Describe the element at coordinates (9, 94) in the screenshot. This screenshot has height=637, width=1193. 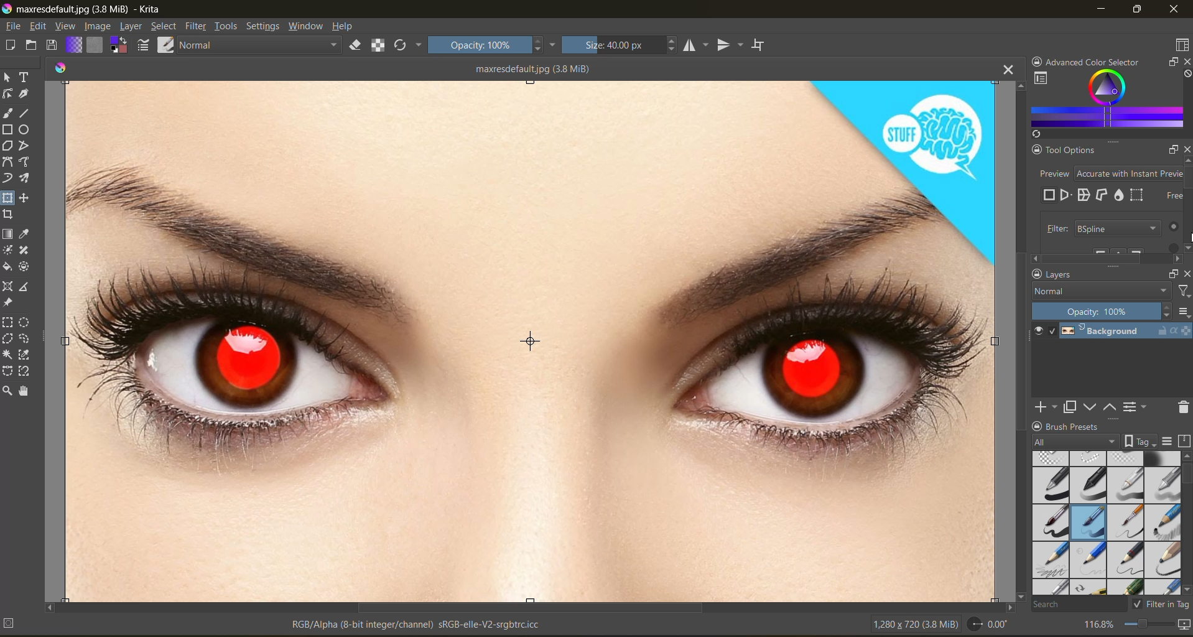
I see `tool` at that location.